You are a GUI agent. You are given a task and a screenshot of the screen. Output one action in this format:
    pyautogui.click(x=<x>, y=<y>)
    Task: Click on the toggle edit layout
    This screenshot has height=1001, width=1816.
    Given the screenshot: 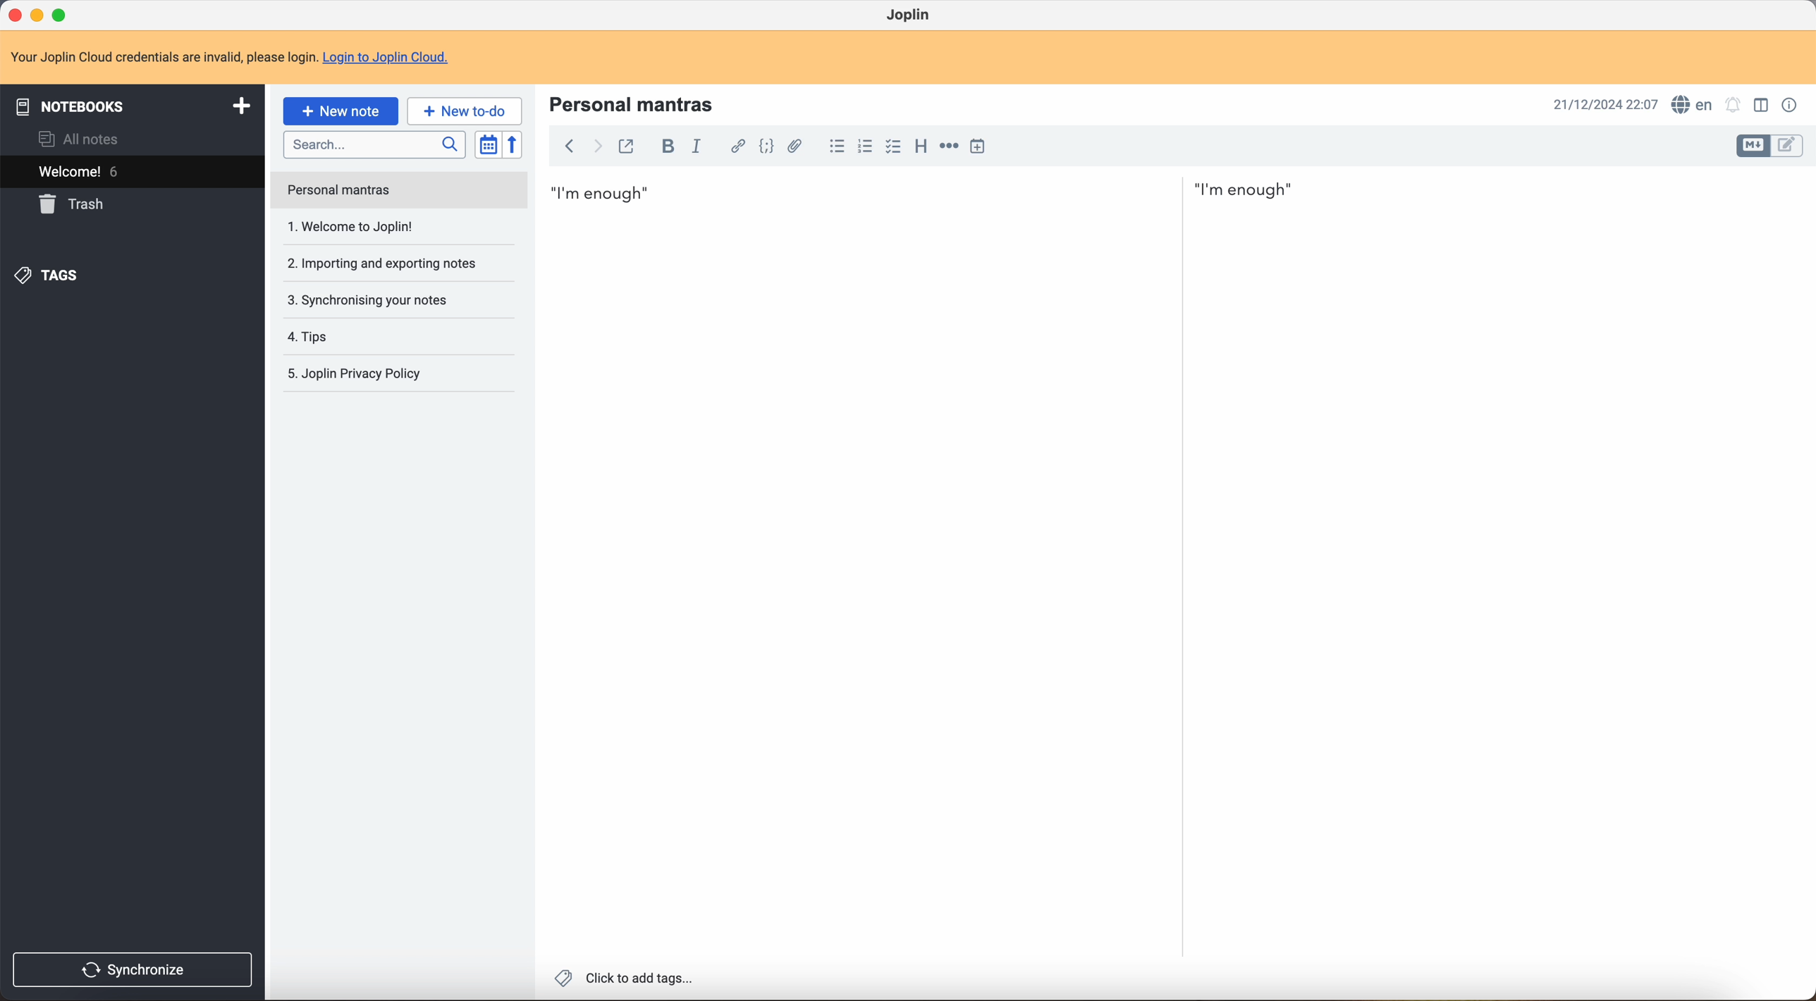 What is the action you would take?
    pyautogui.click(x=1764, y=105)
    